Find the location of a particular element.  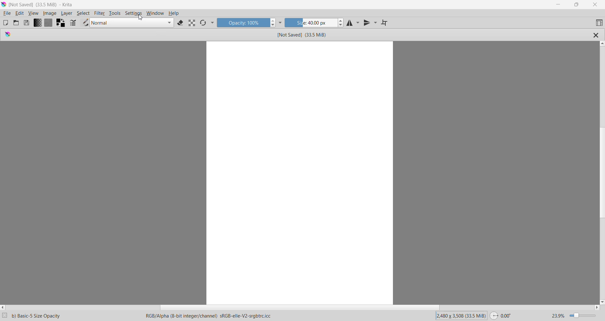

Close is located at coordinates (597, 5).